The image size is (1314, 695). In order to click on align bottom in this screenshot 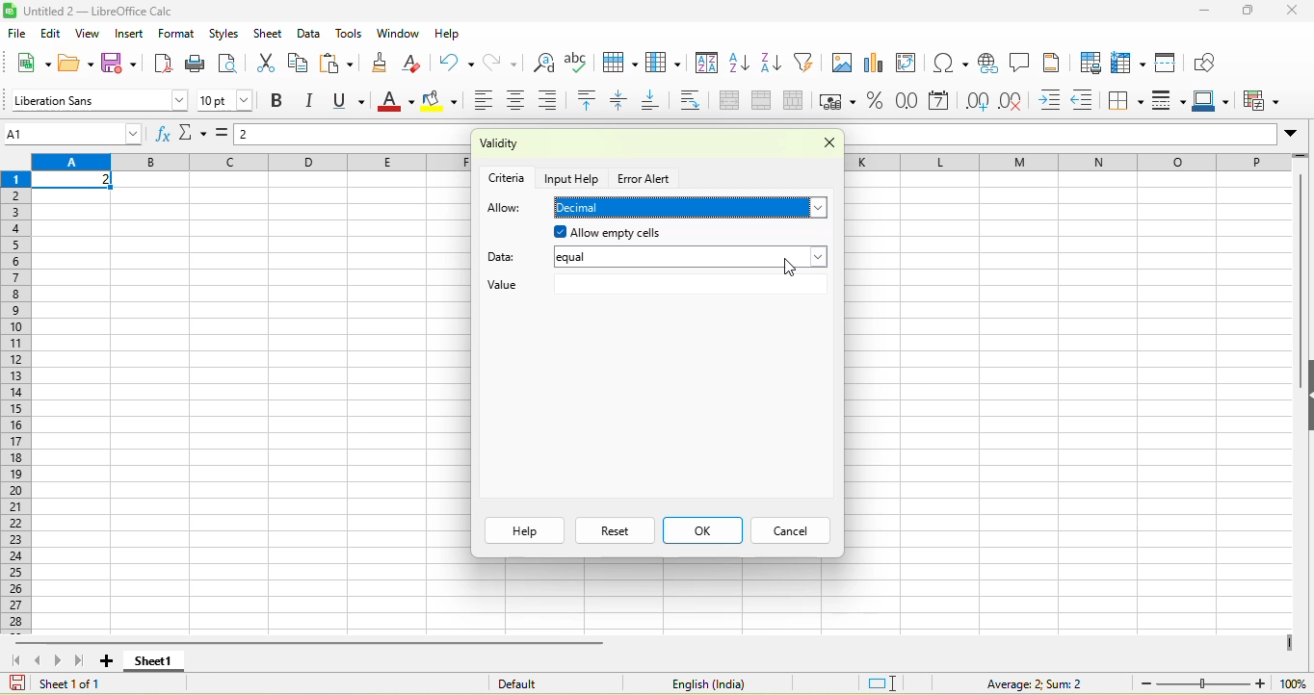, I will do `click(657, 102)`.